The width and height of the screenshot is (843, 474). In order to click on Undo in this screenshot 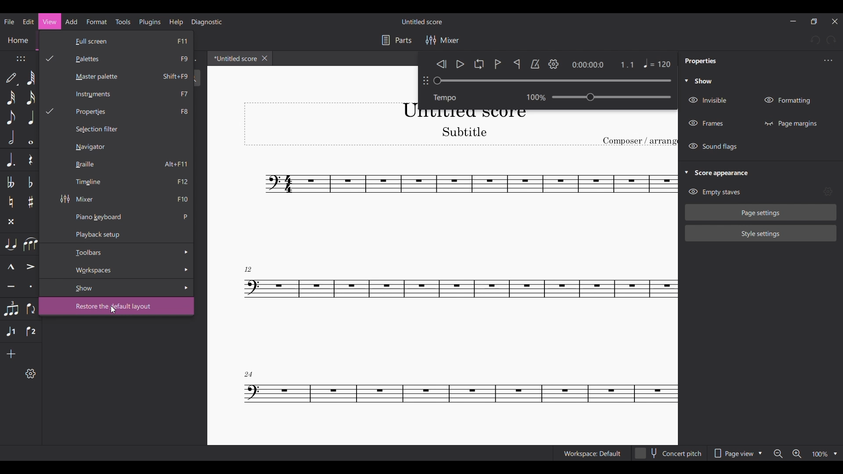, I will do `click(815, 40)`.